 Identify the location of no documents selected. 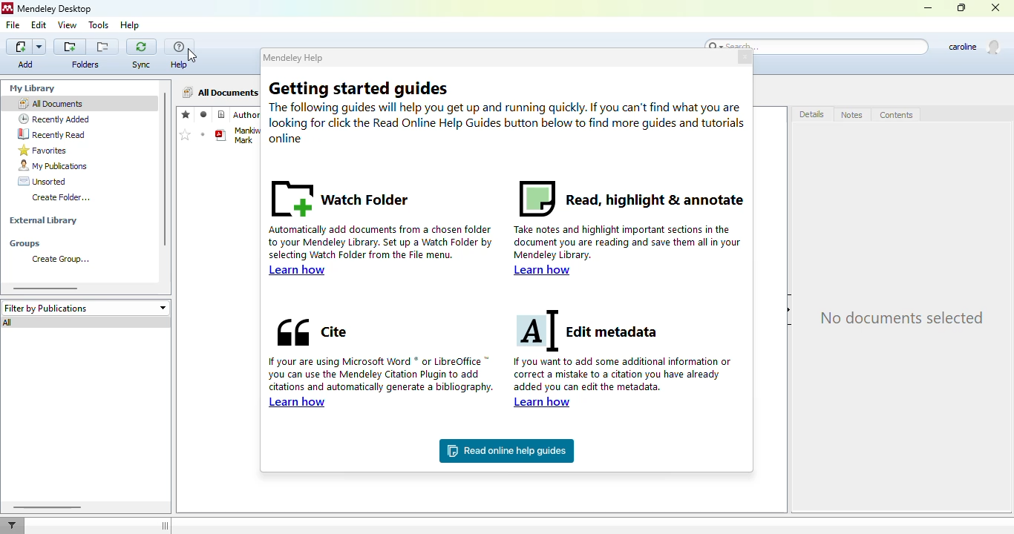
(903, 317).